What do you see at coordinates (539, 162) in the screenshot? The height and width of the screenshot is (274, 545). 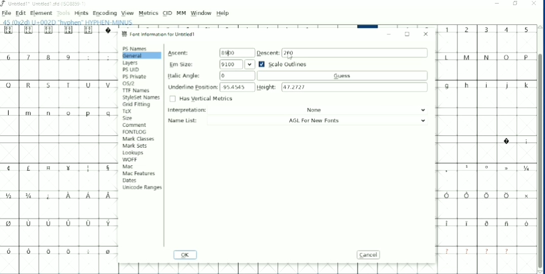 I see `Vertical scrollbar` at bounding box center [539, 162].